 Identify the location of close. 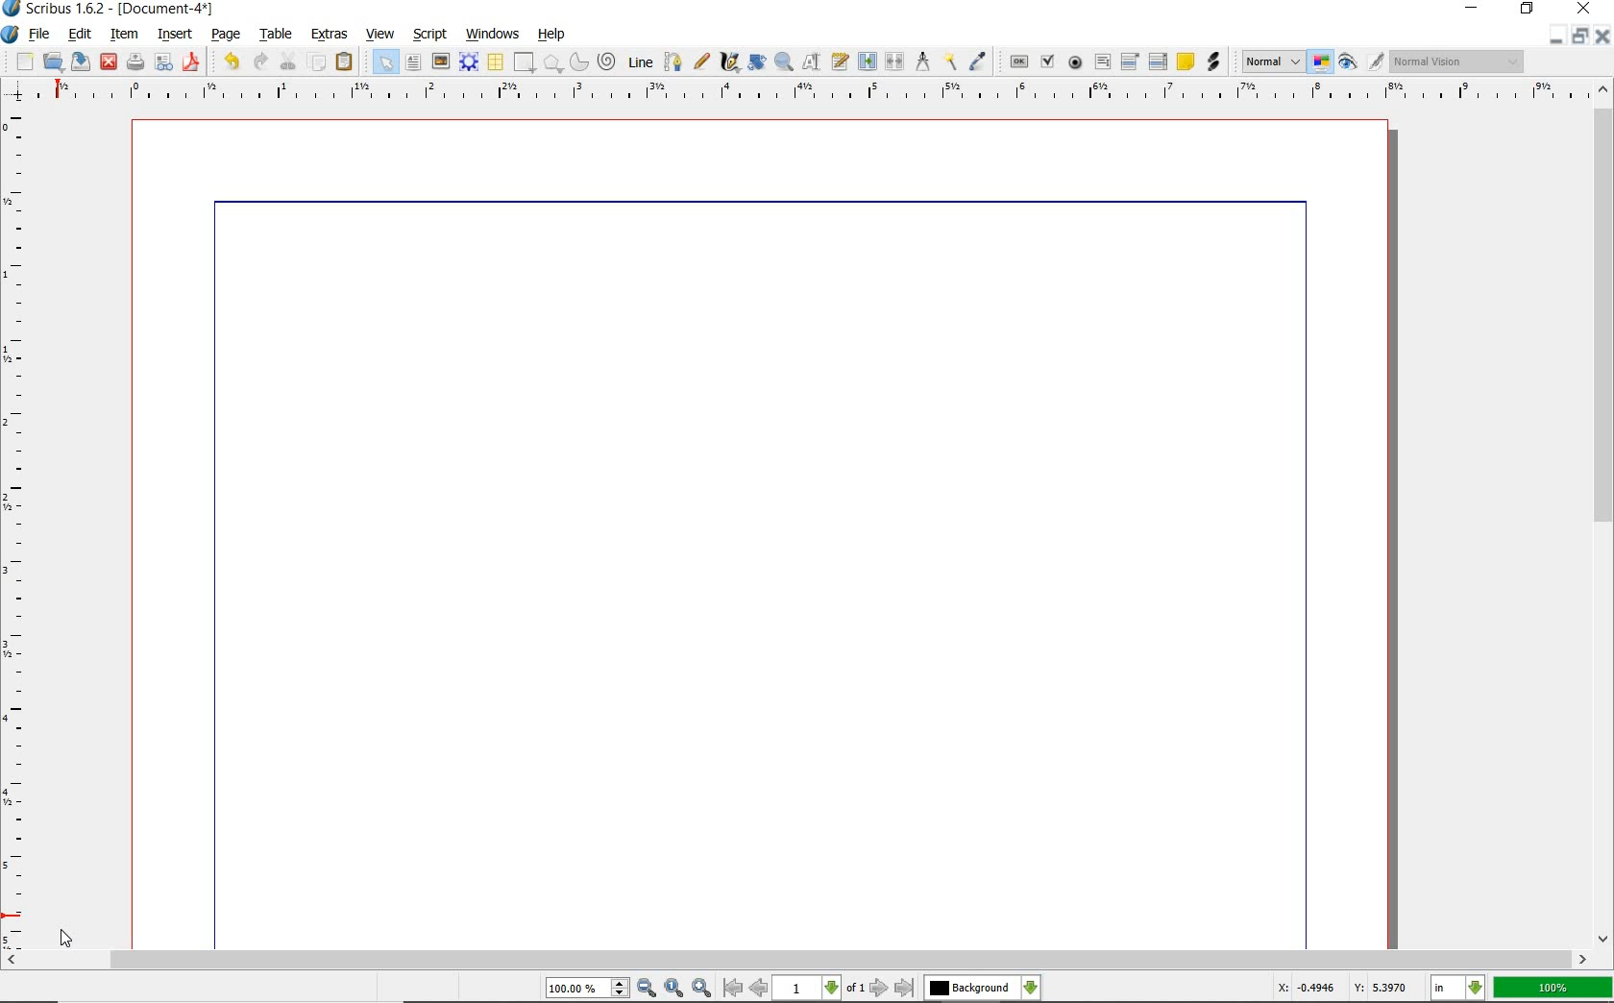
(109, 61).